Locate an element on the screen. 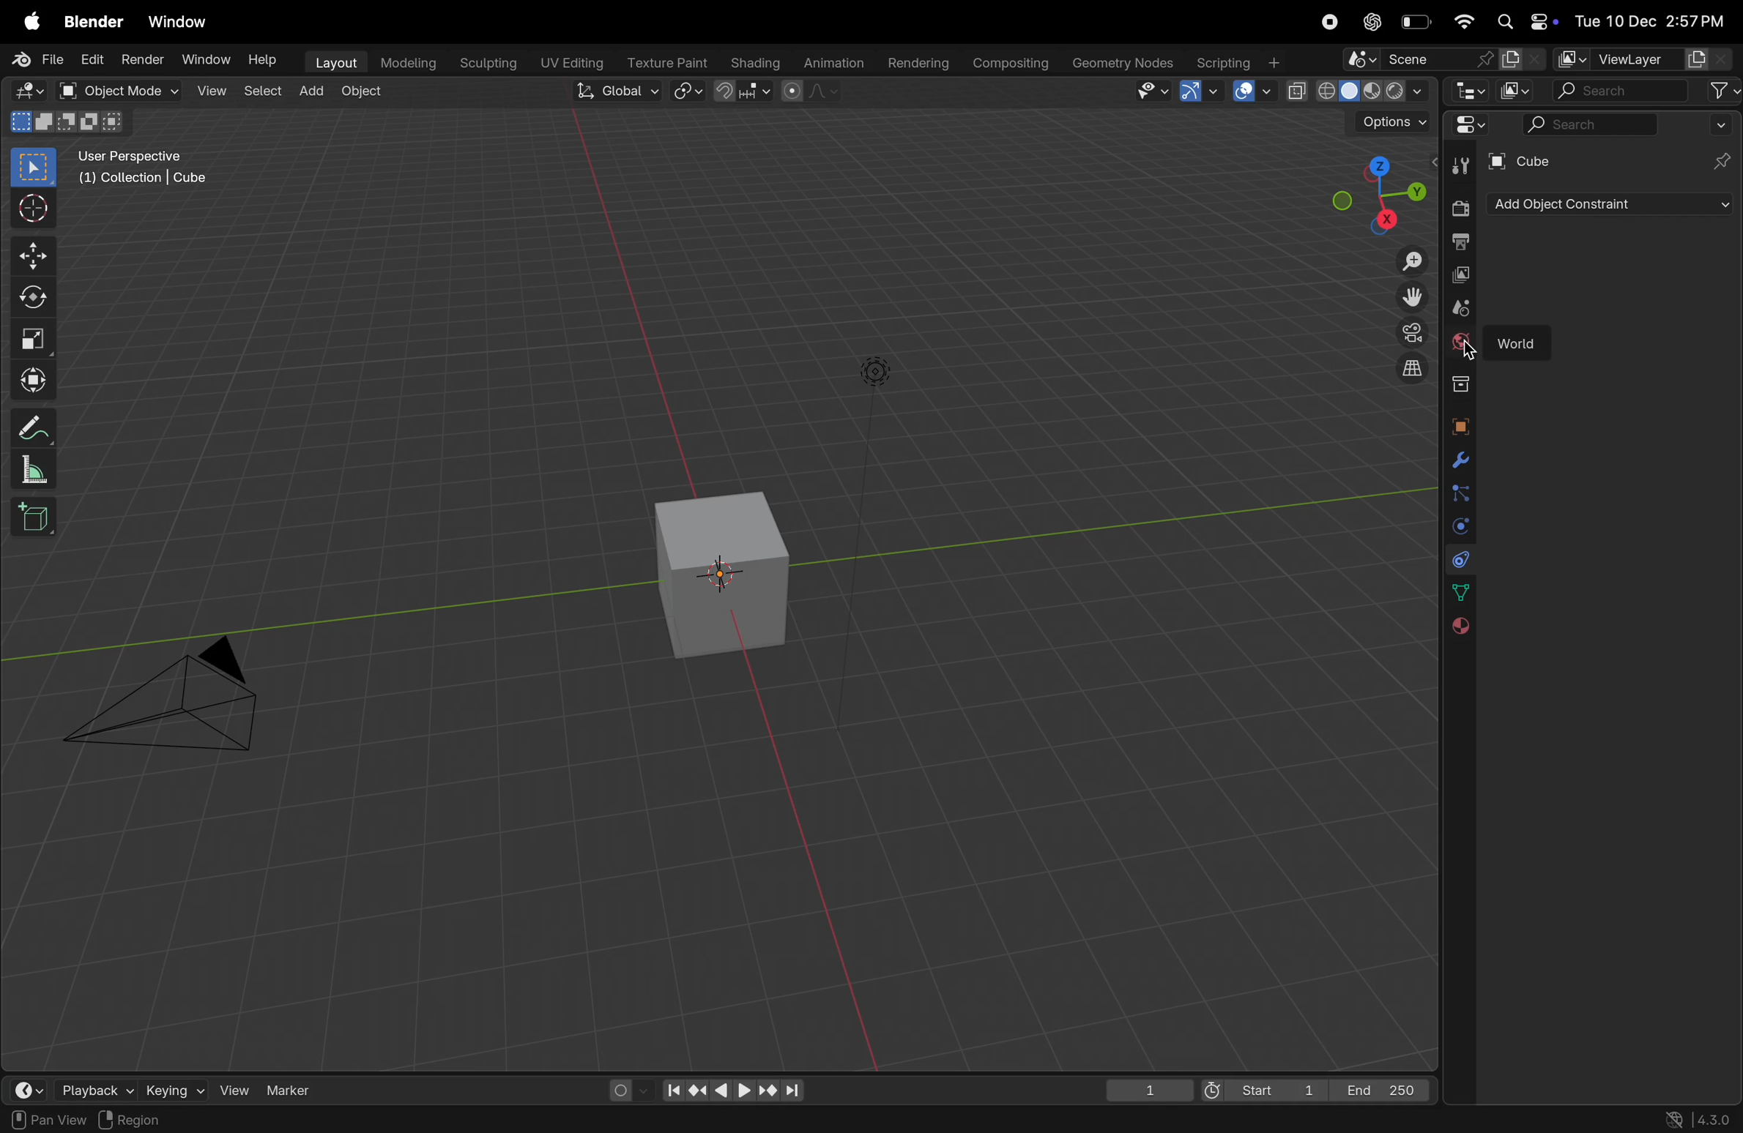 The height and width of the screenshot is (1133, 1743). orthographic view is located at coordinates (1416, 370).